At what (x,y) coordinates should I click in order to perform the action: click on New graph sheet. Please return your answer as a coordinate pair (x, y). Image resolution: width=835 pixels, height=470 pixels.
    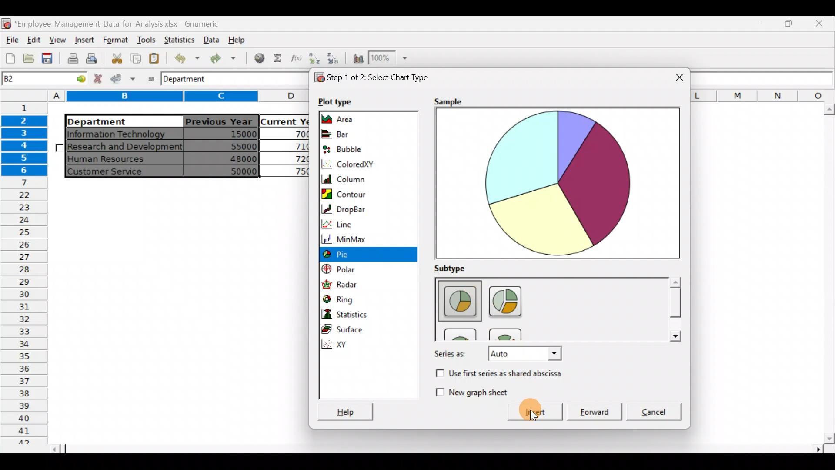
    Looking at the image, I should click on (471, 391).